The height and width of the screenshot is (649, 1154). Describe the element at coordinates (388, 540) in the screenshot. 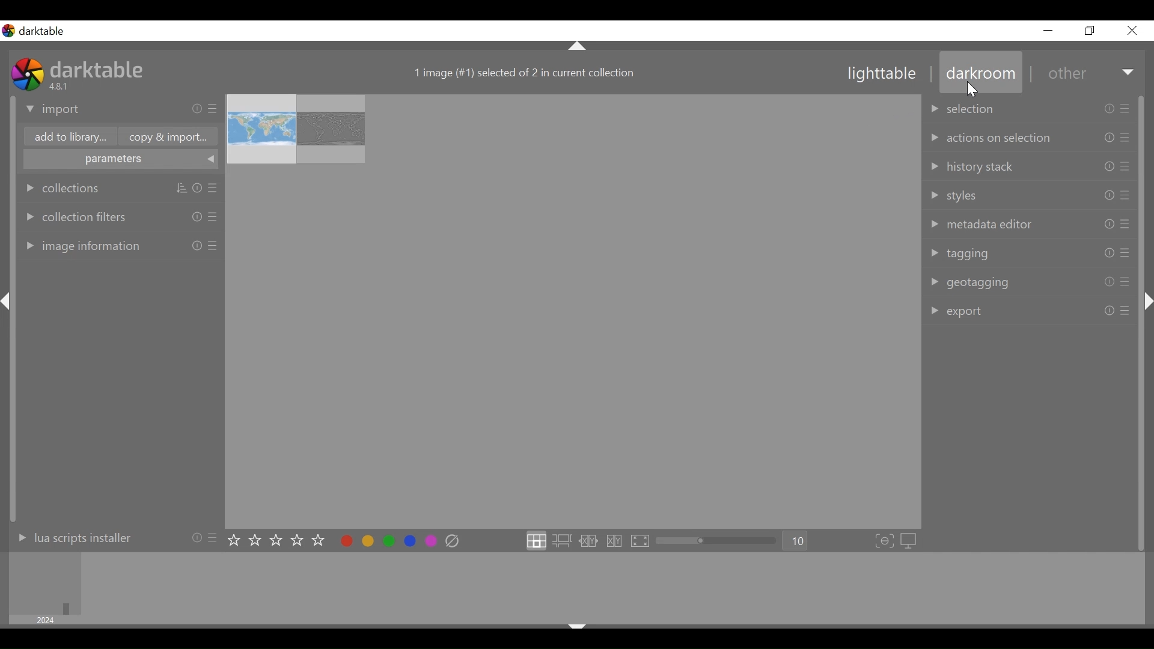

I see `toggle color labeling` at that location.